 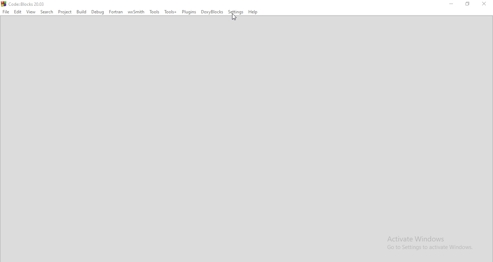 I want to click on close, so click(x=486, y=5).